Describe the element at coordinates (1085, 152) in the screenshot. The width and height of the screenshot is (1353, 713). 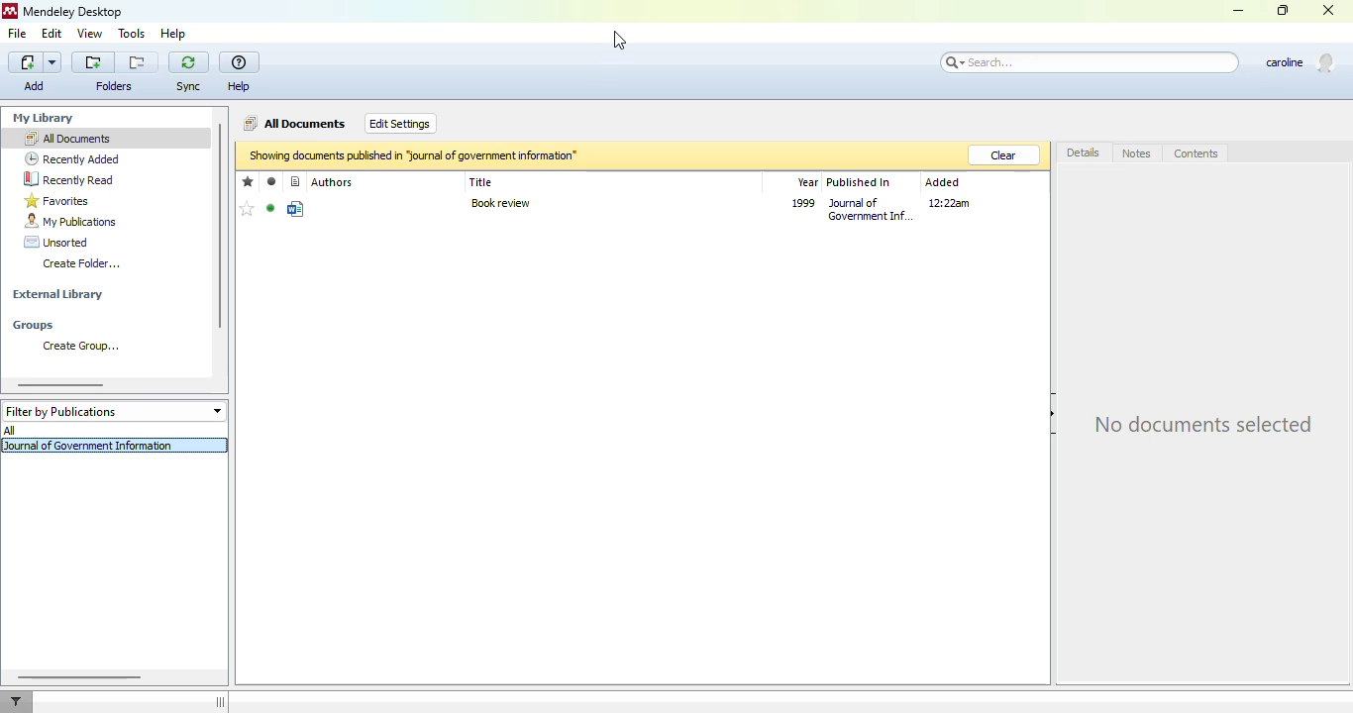
I see `details` at that location.